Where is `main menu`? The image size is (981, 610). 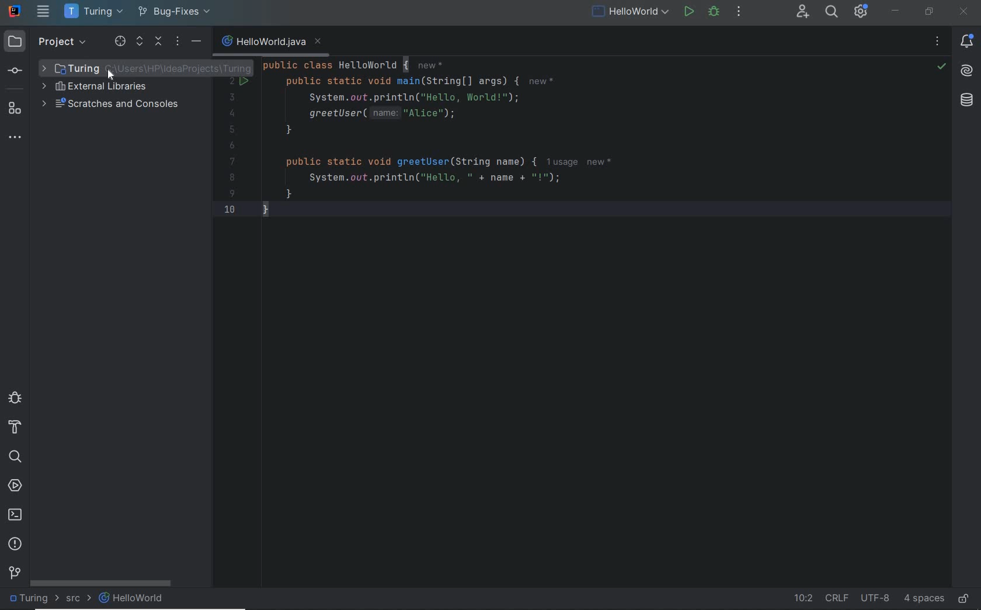 main menu is located at coordinates (44, 11).